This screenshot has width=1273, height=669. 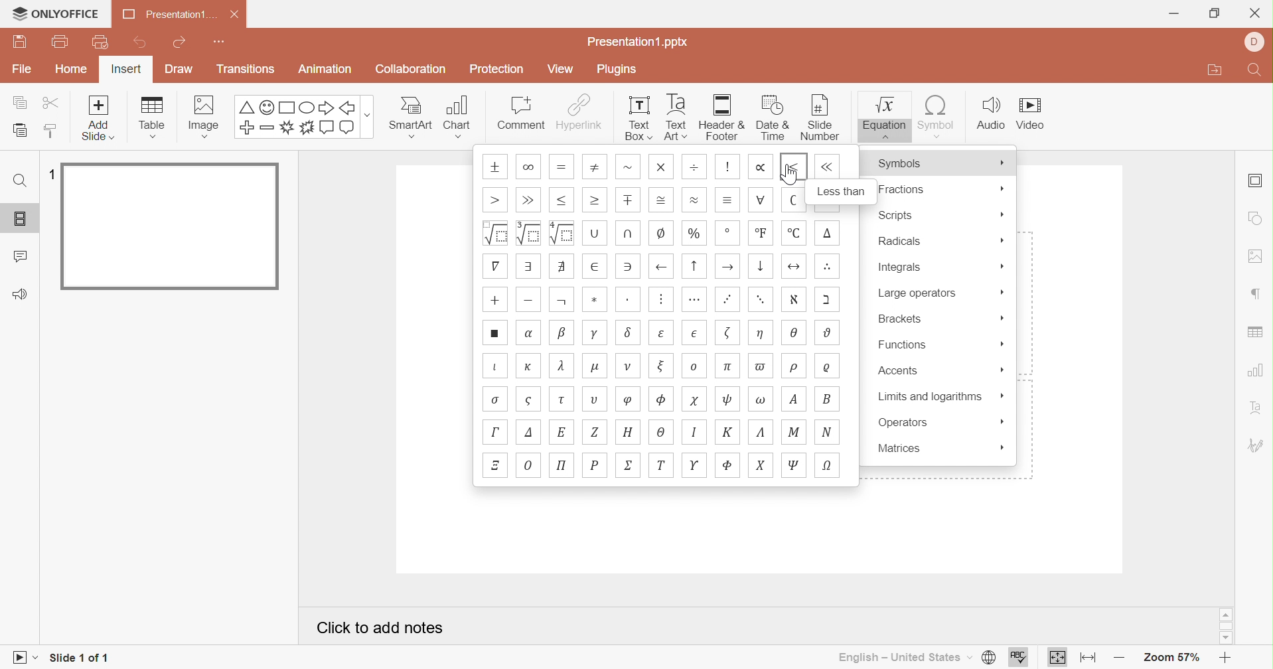 I want to click on Home, so click(x=70, y=70).